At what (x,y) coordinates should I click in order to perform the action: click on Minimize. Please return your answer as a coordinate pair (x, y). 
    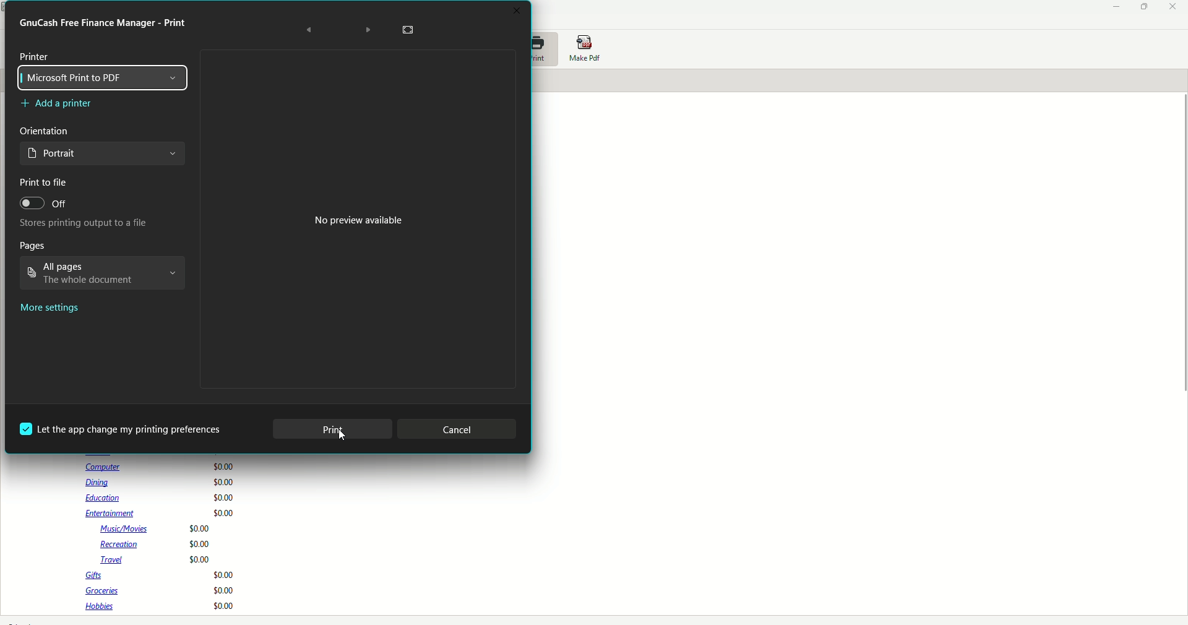
    Looking at the image, I should click on (1116, 7).